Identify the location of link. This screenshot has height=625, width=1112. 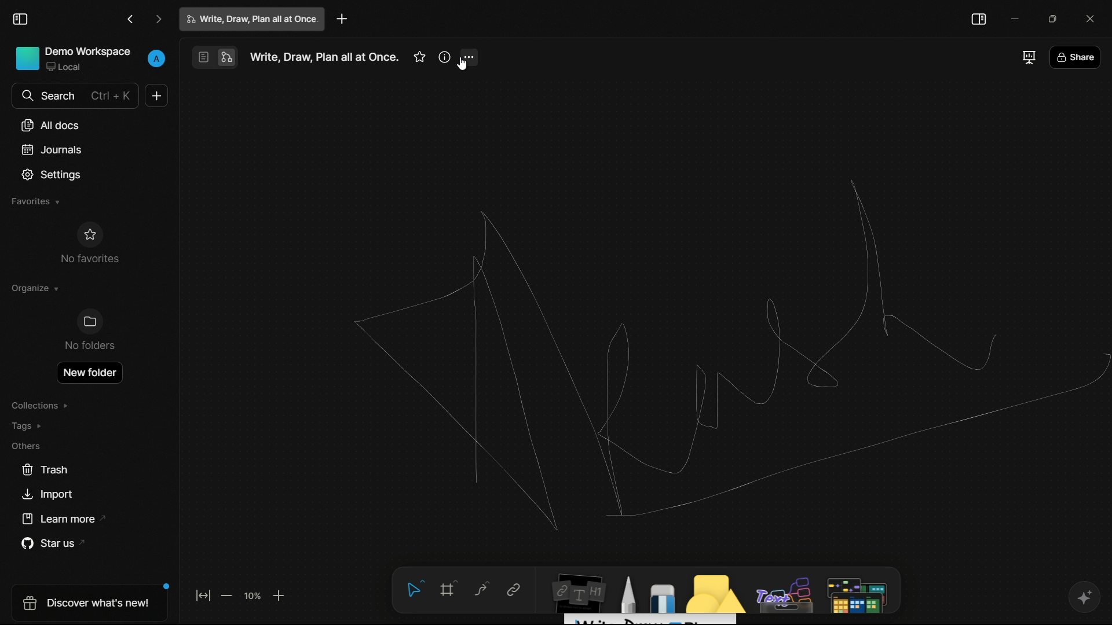
(515, 589).